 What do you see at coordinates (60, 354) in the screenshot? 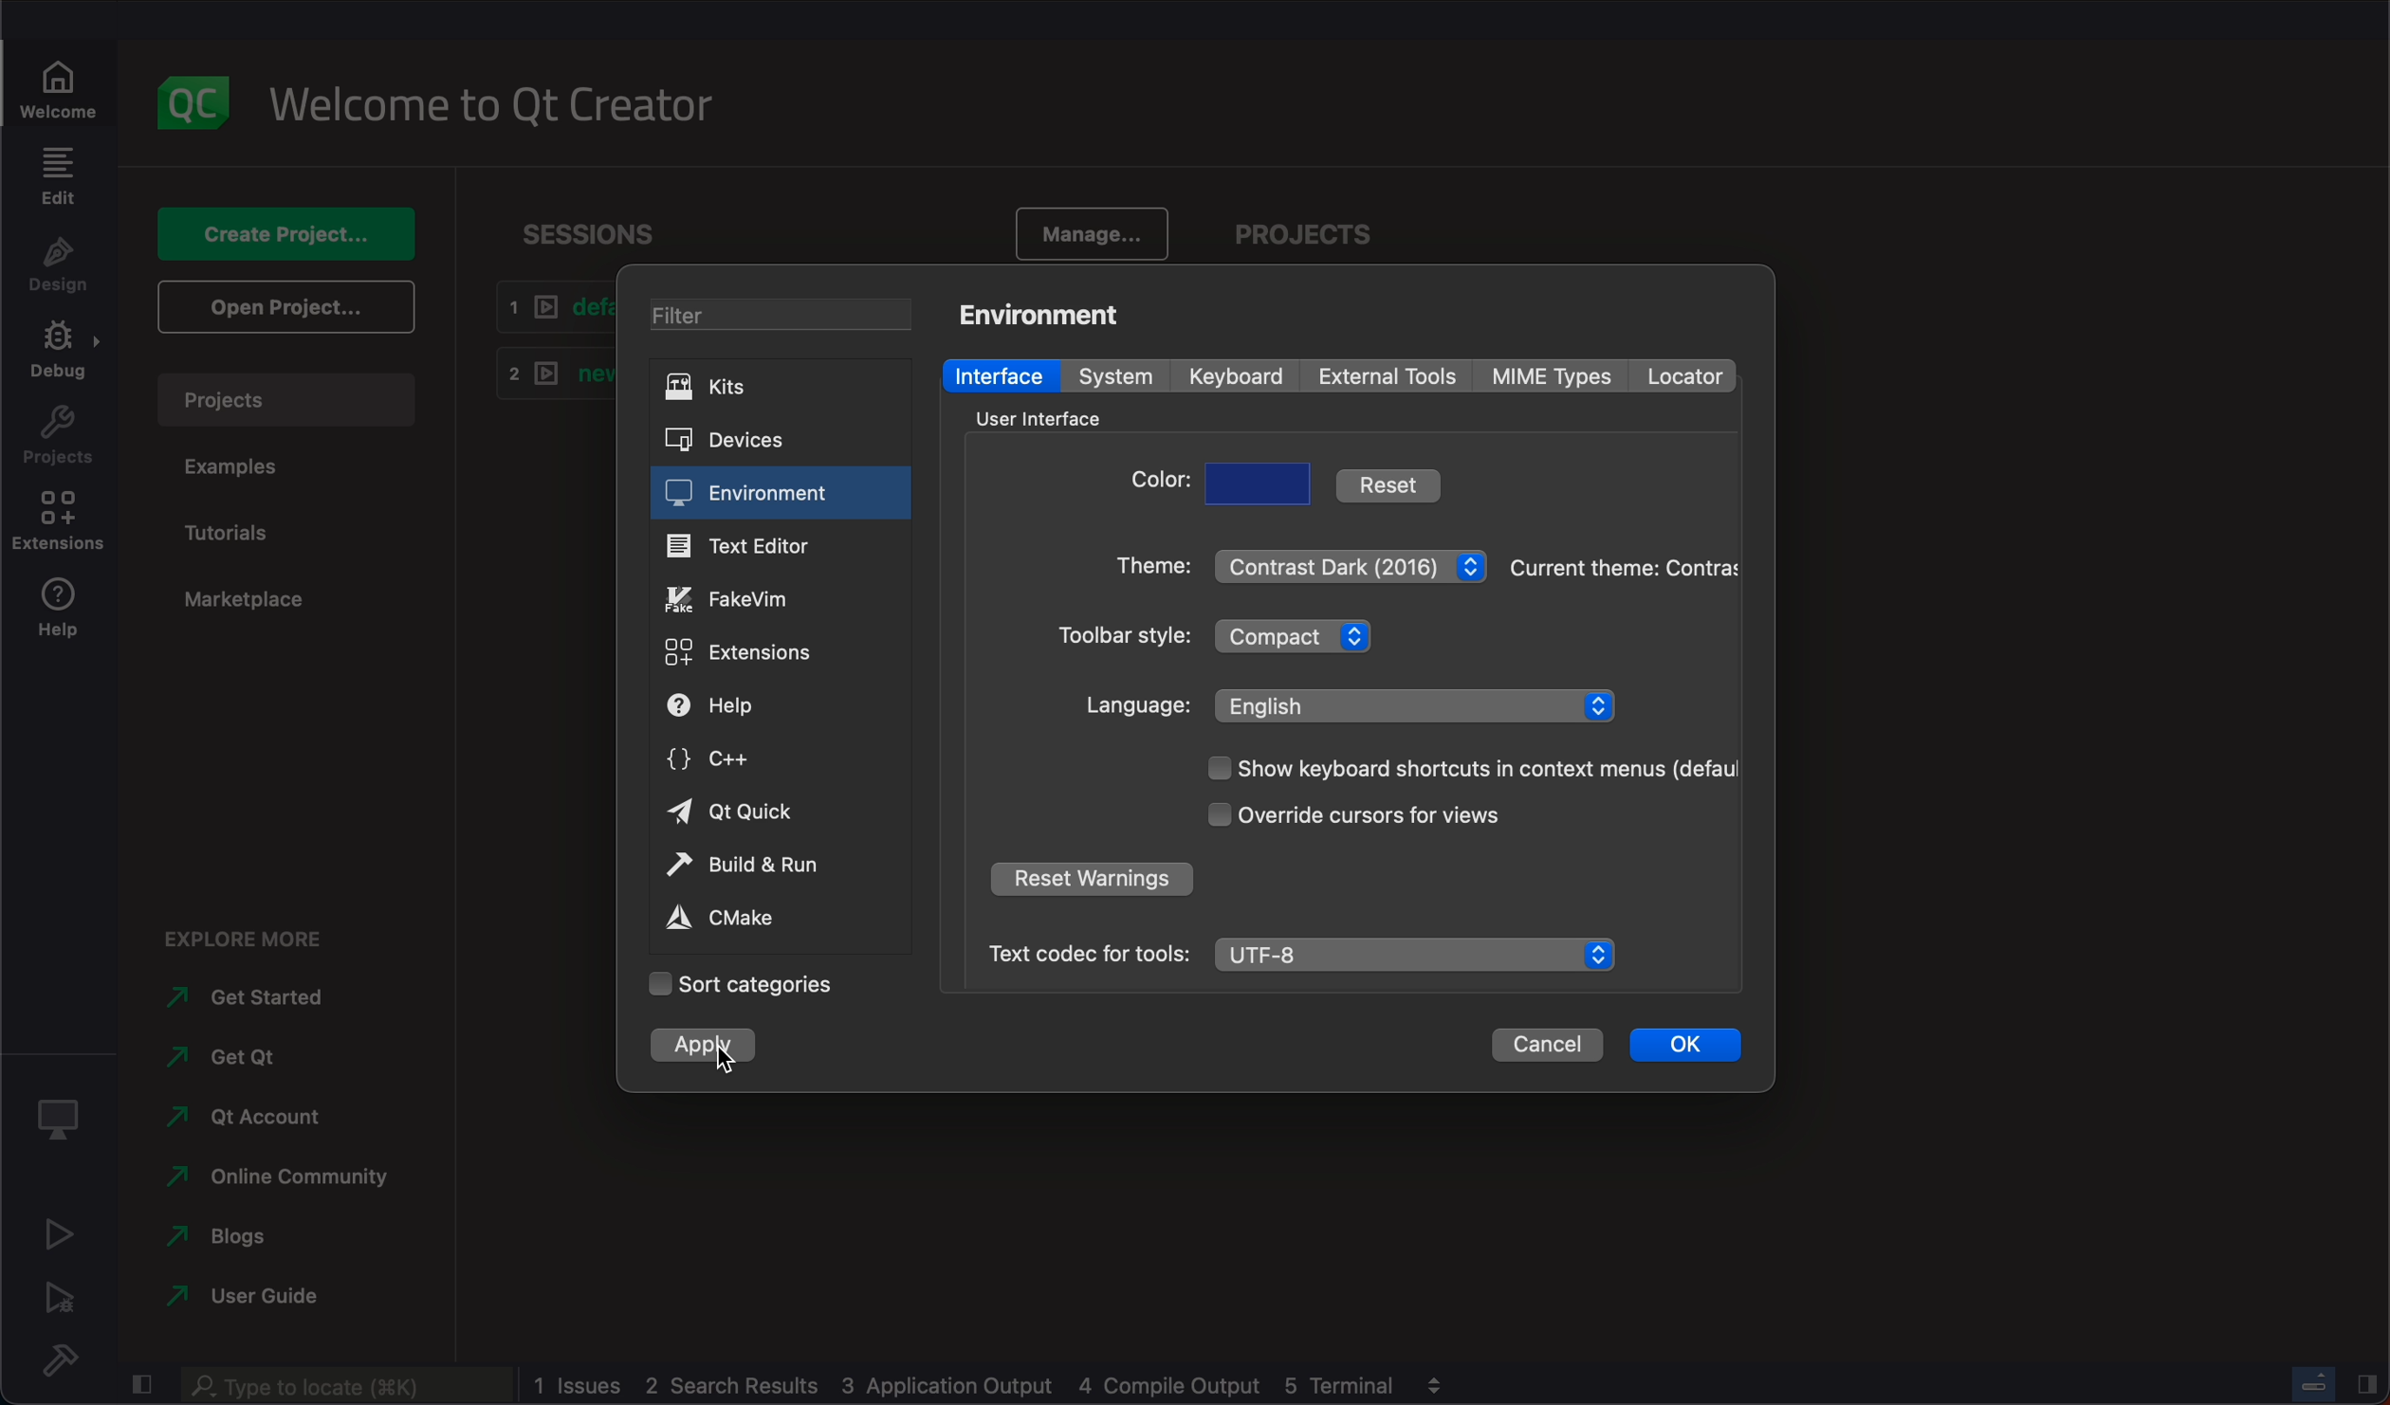
I see `debug` at bounding box center [60, 354].